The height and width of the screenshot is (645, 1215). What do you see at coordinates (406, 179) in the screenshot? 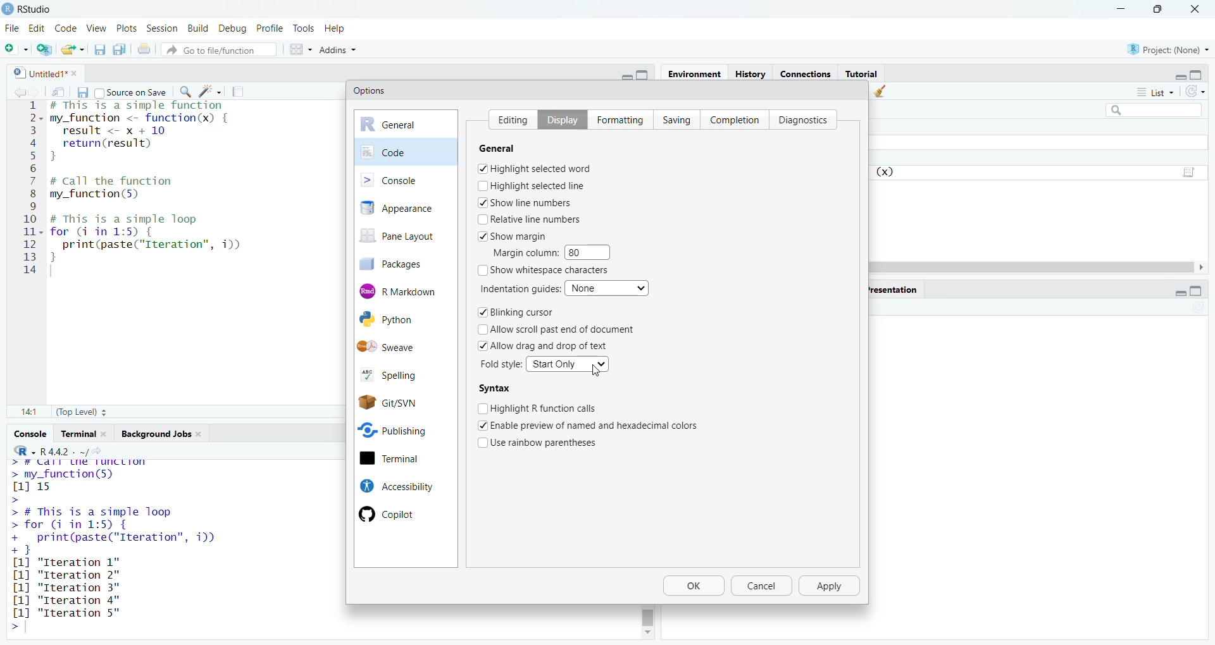
I see `console` at bounding box center [406, 179].